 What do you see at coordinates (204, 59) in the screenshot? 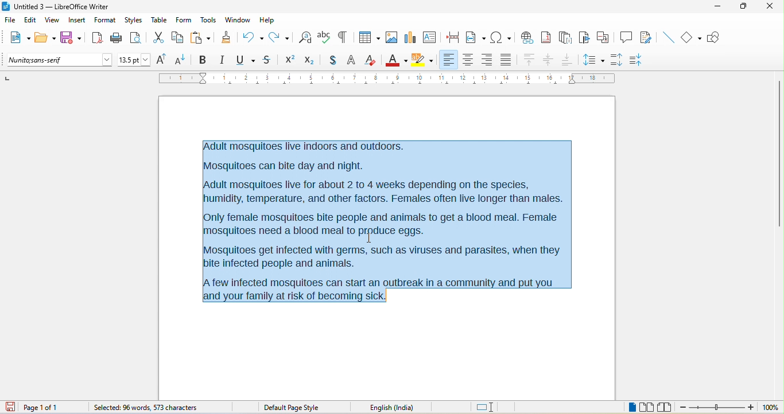
I see `bold` at bounding box center [204, 59].